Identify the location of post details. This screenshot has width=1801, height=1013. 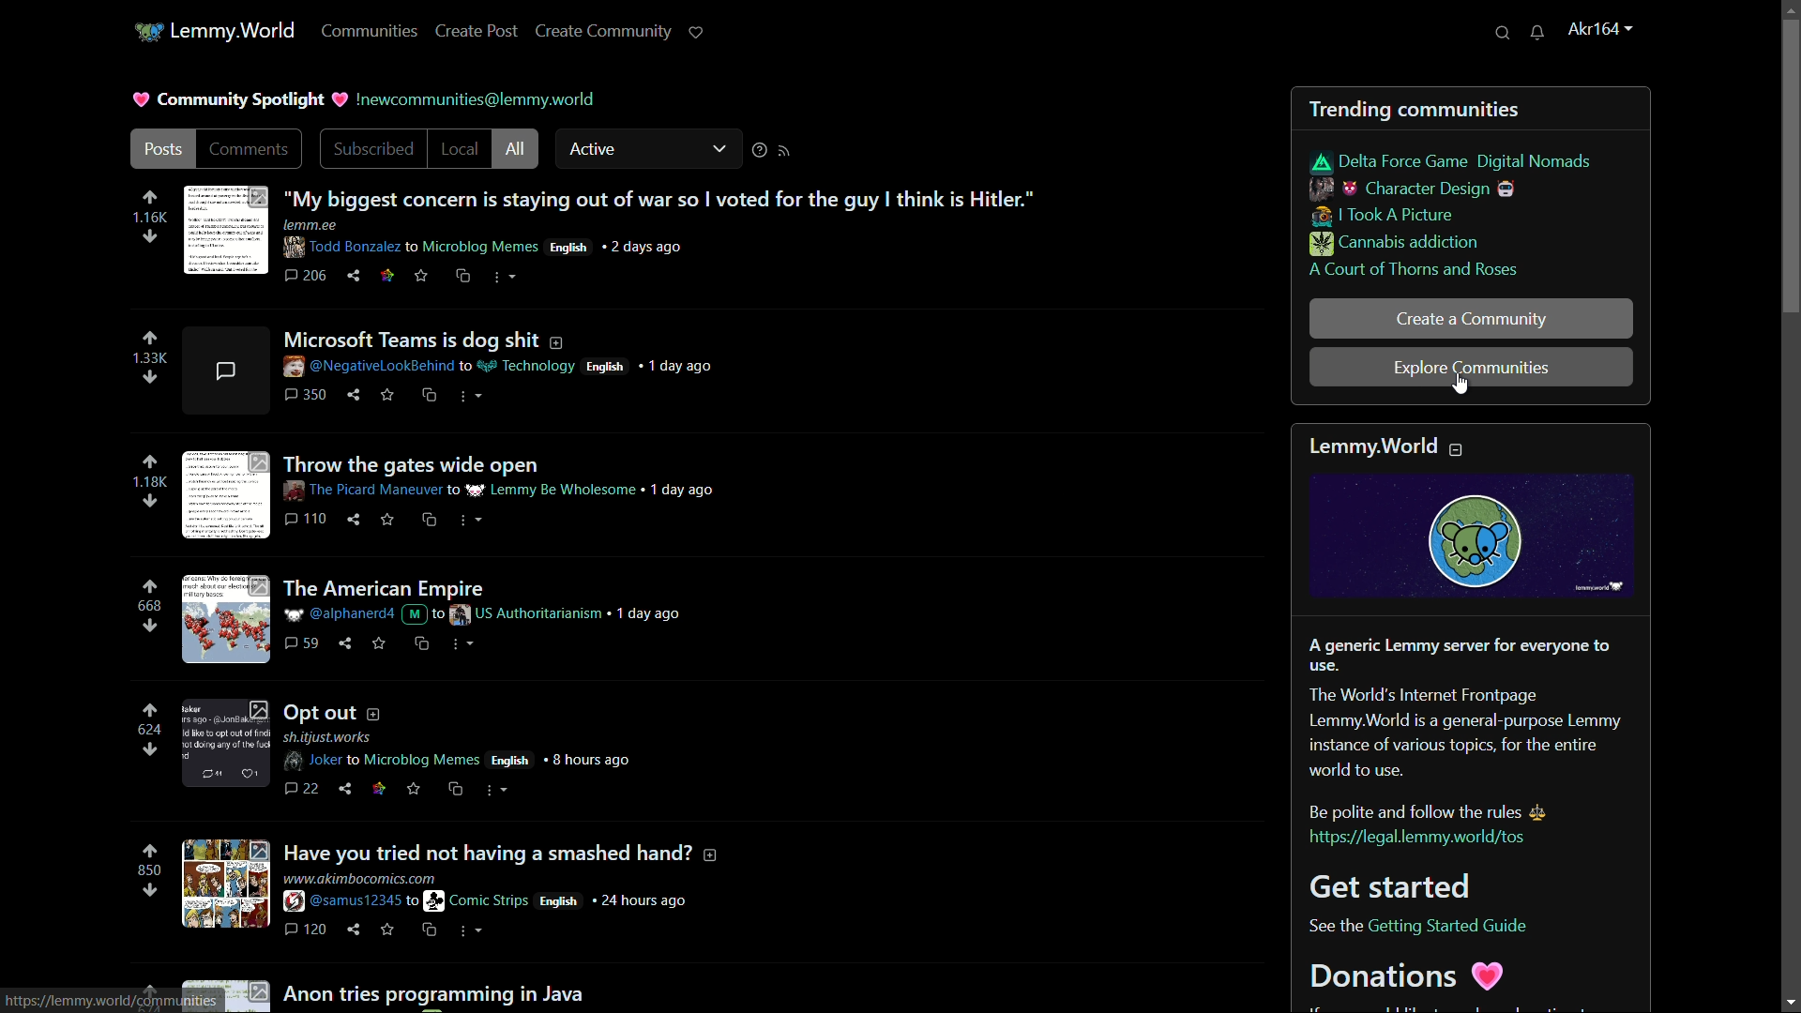
(493, 366).